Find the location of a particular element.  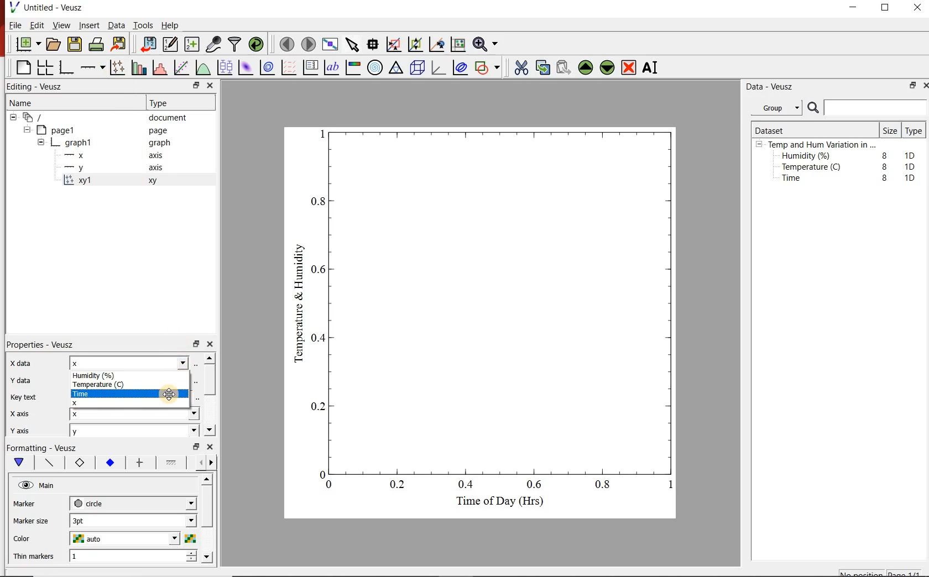

Fit a function to data is located at coordinates (182, 67).